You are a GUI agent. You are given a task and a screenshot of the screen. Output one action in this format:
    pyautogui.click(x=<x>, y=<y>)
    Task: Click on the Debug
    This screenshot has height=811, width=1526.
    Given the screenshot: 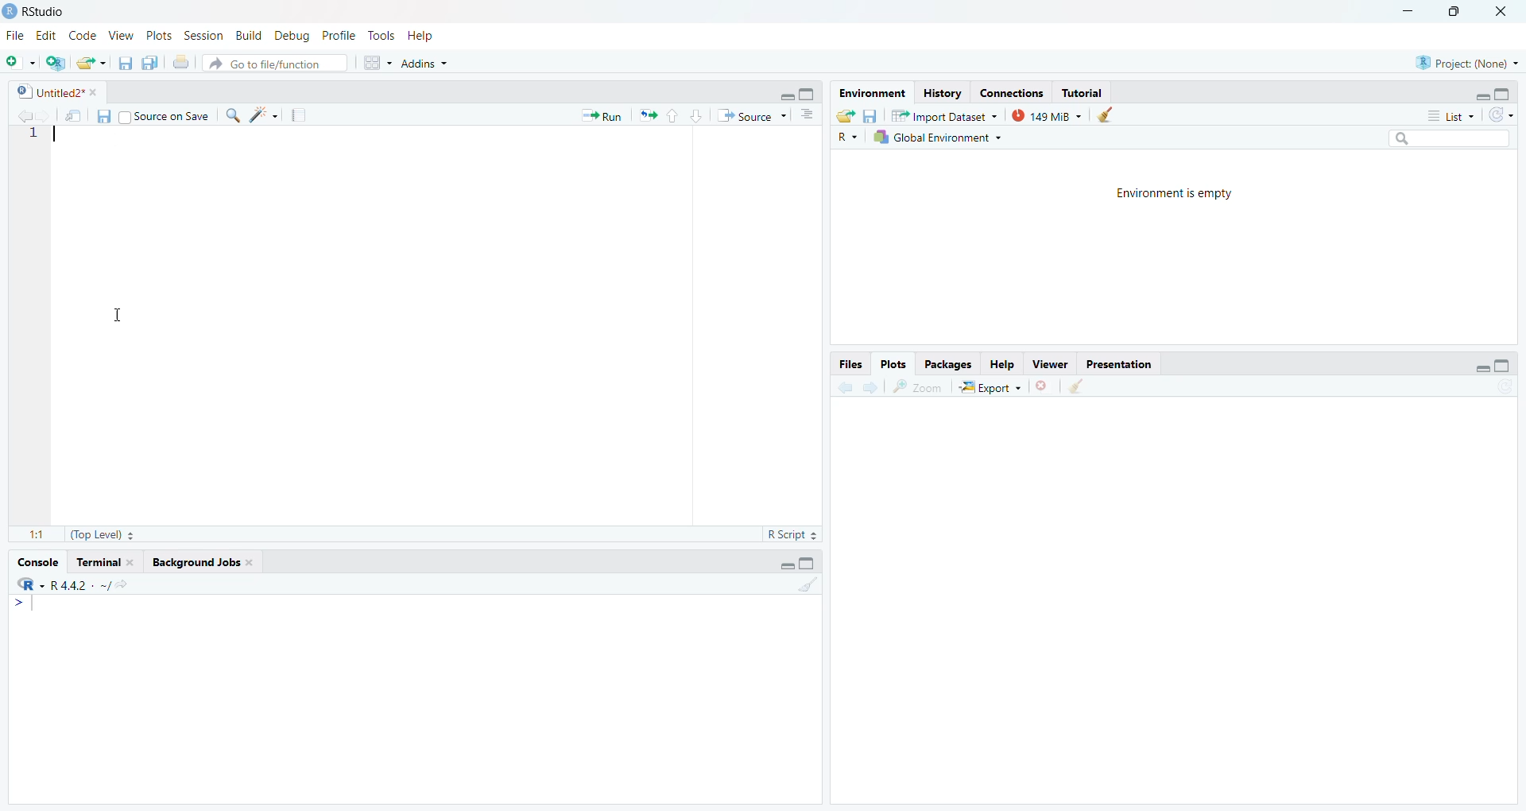 What is the action you would take?
    pyautogui.click(x=289, y=37)
    